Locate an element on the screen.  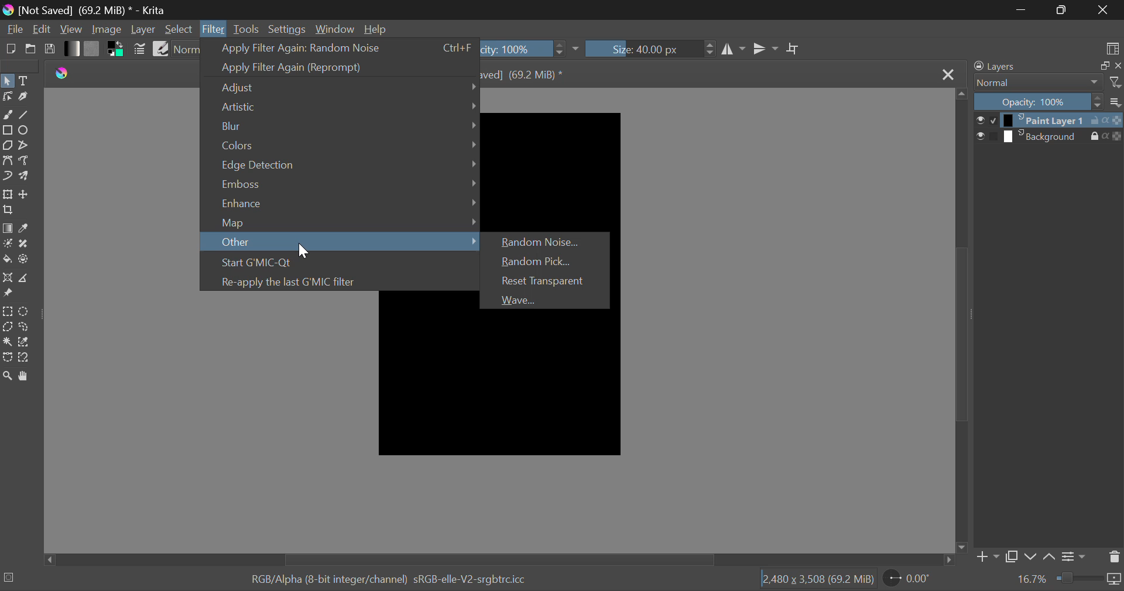
Map is located at coordinates (340, 222).